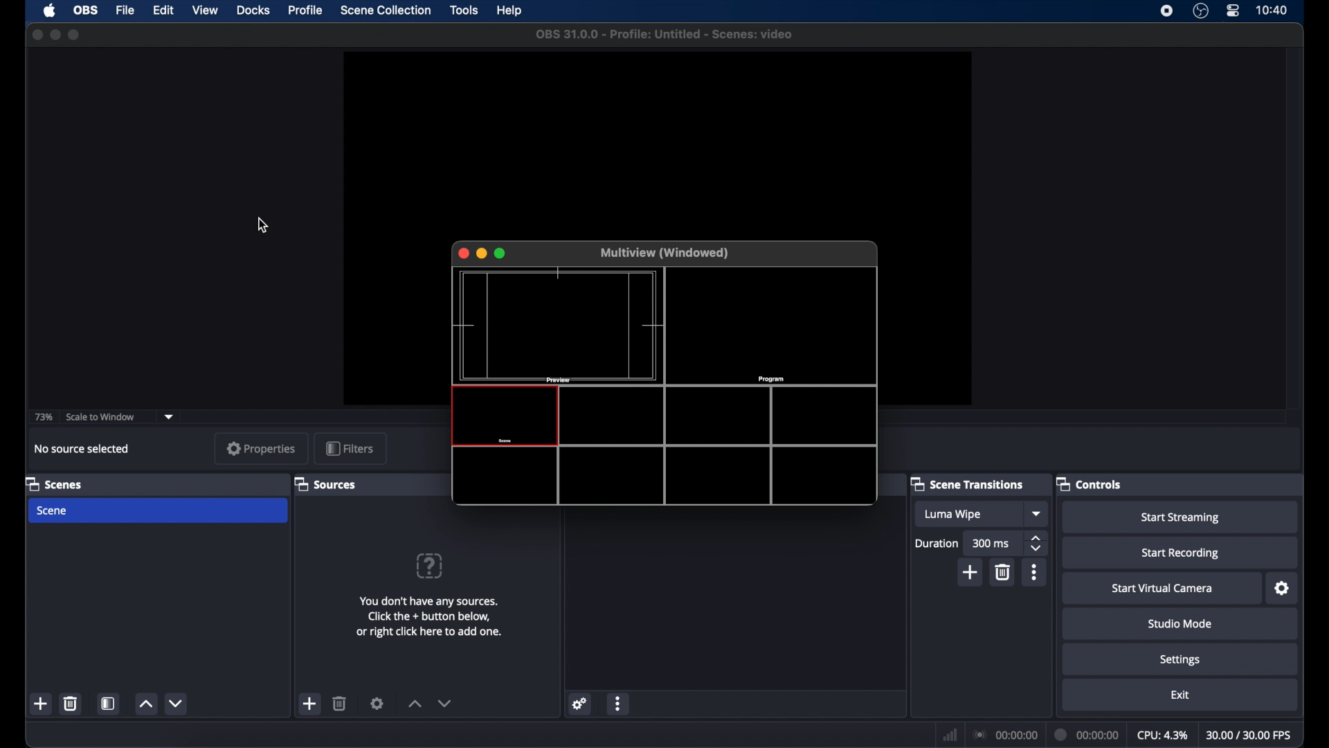 Image resolution: width=1329 pixels, height=748 pixels. Describe the element at coordinates (158, 511) in the screenshot. I see `scene` at that location.